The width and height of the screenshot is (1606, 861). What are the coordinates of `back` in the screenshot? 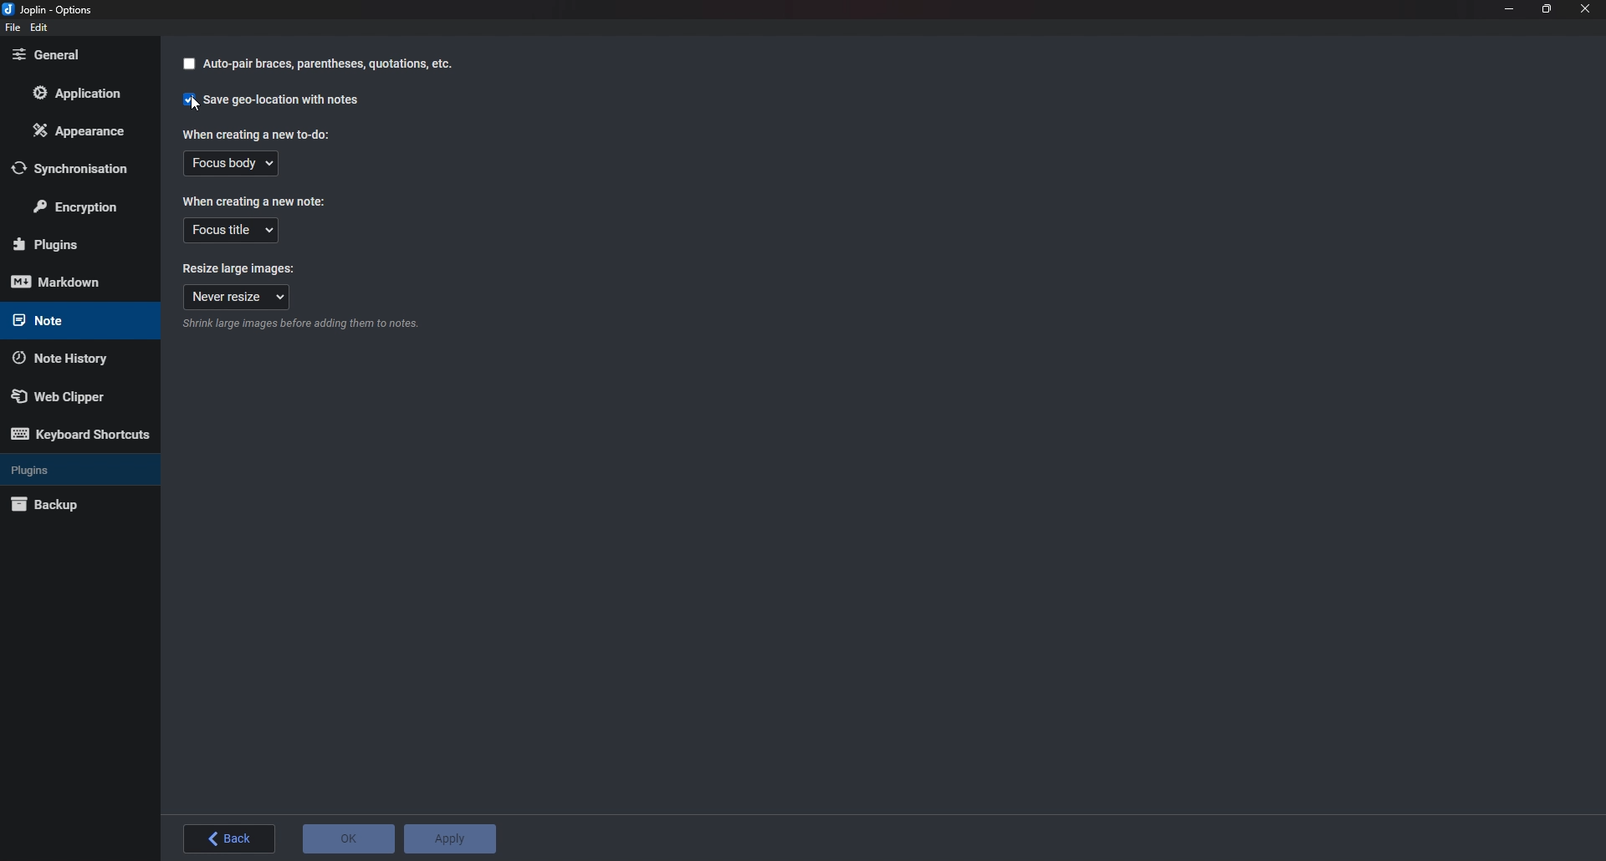 It's located at (230, 838).